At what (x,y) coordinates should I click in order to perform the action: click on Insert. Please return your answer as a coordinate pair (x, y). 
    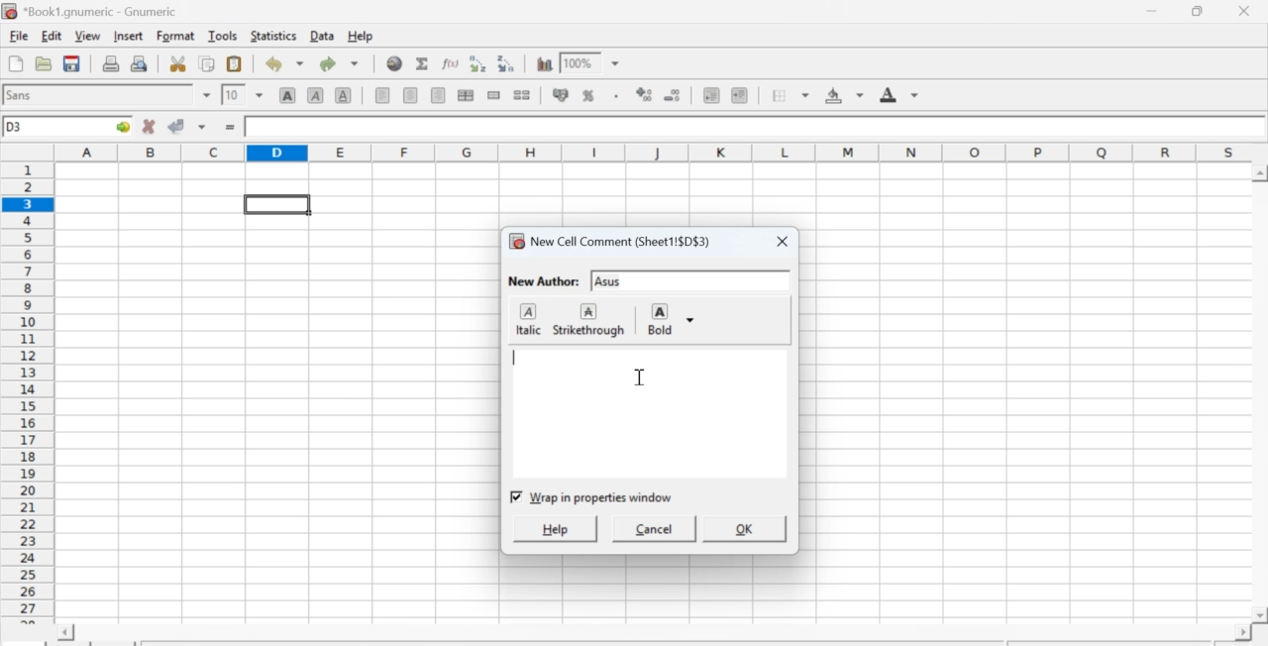
    Looking at the image, I should click on (129, 35).